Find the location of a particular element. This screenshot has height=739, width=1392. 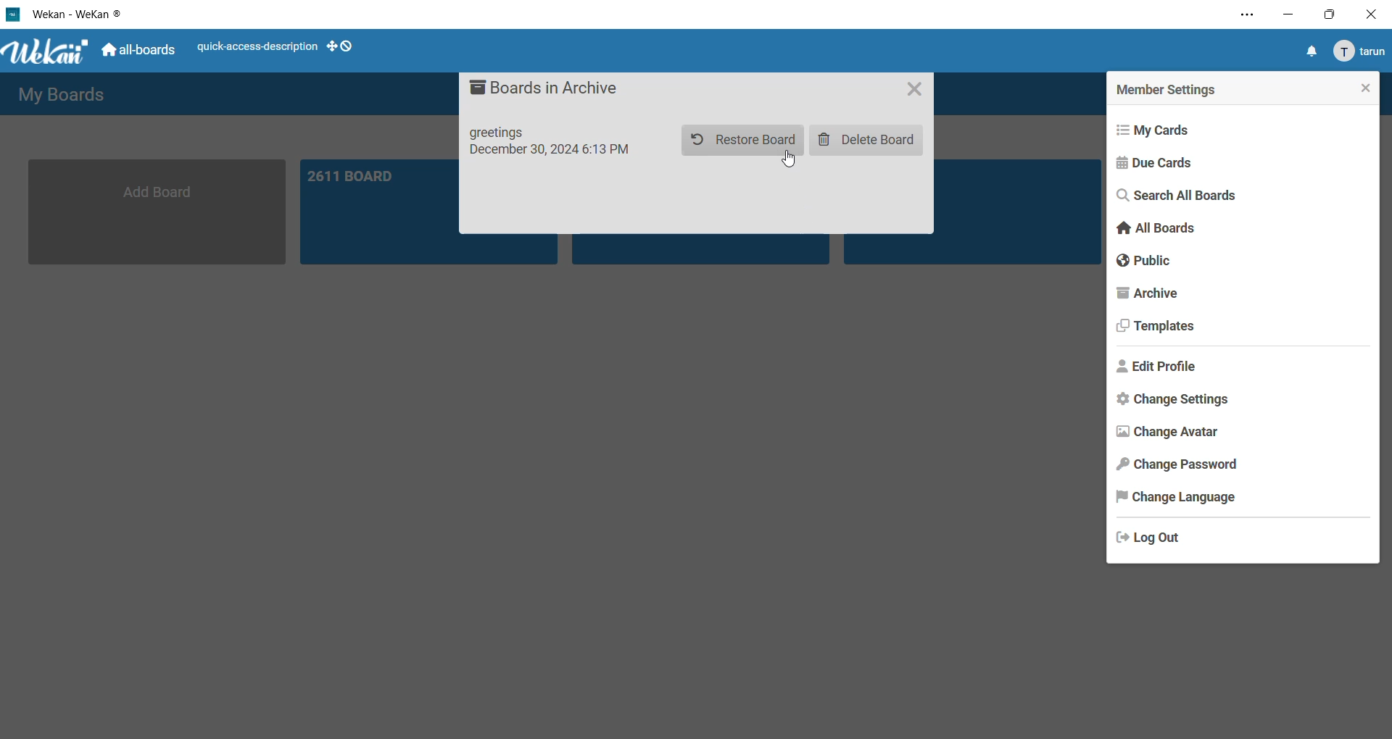

menu is located at coordinates (1358, 52).